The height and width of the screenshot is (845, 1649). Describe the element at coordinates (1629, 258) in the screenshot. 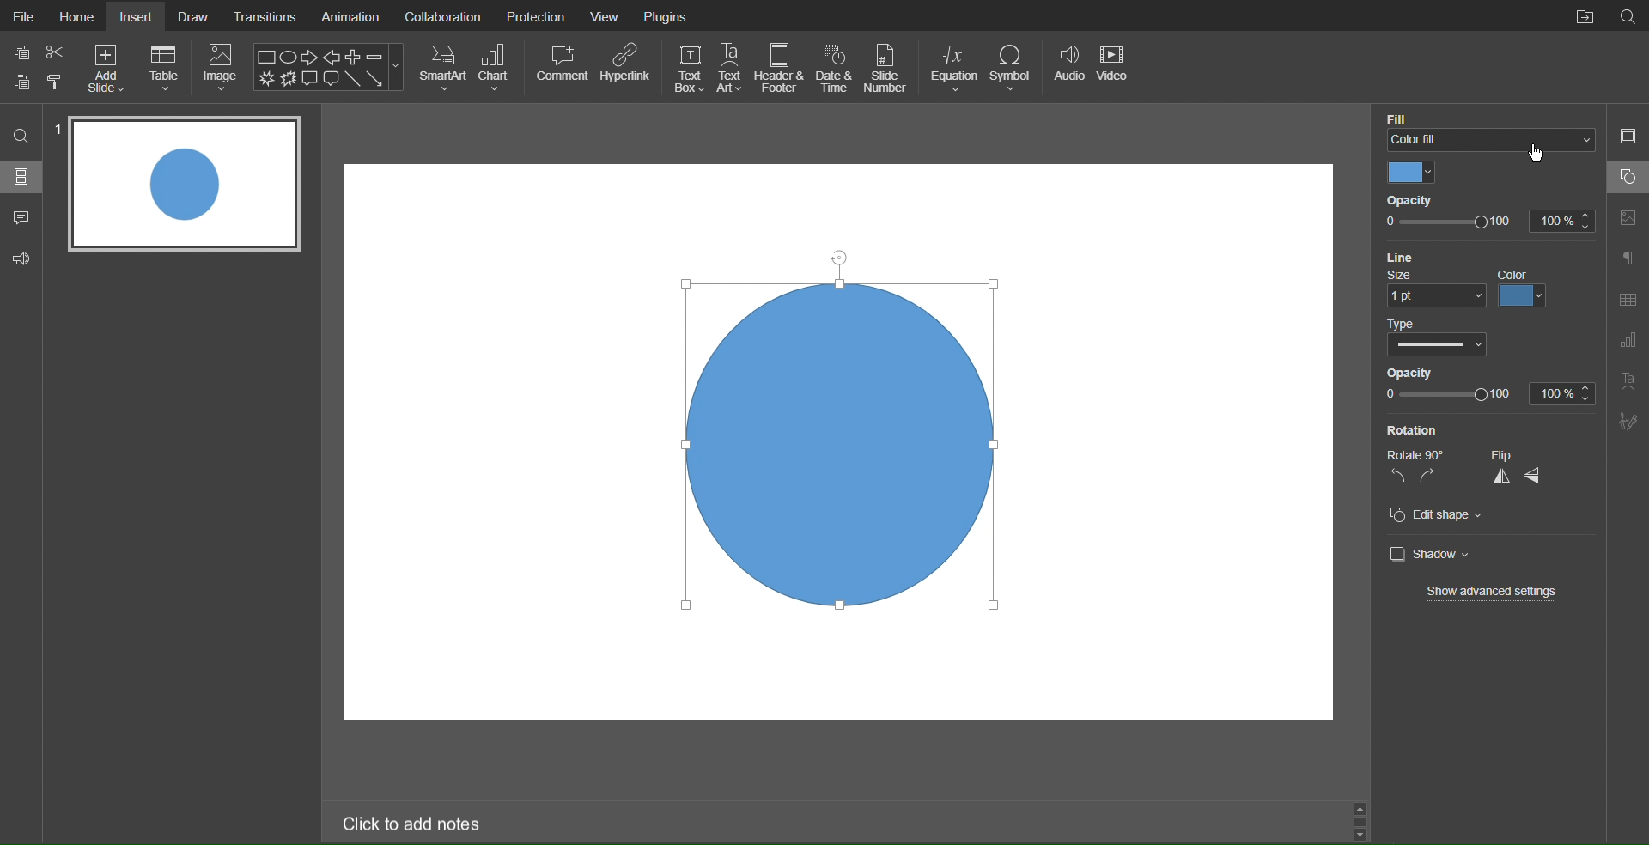

I see `Paragraph Settings` at that location.